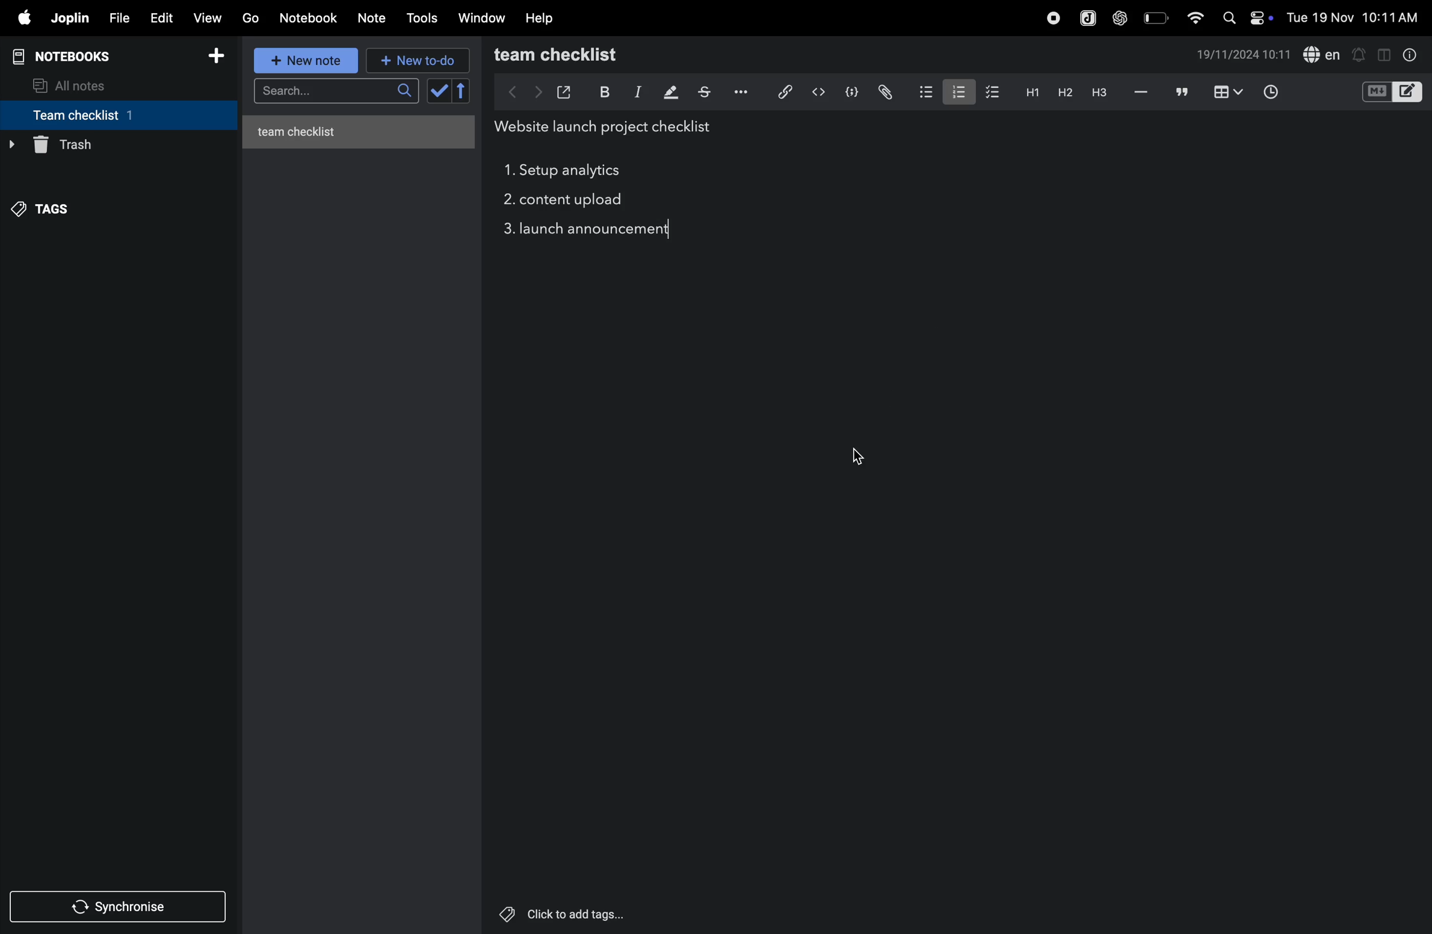 The width and height of the screenshot is (1432, 934). What do you see at coordinates (424, 18) in the screenshot?
I see `tools` at bounding box center [424, 18].